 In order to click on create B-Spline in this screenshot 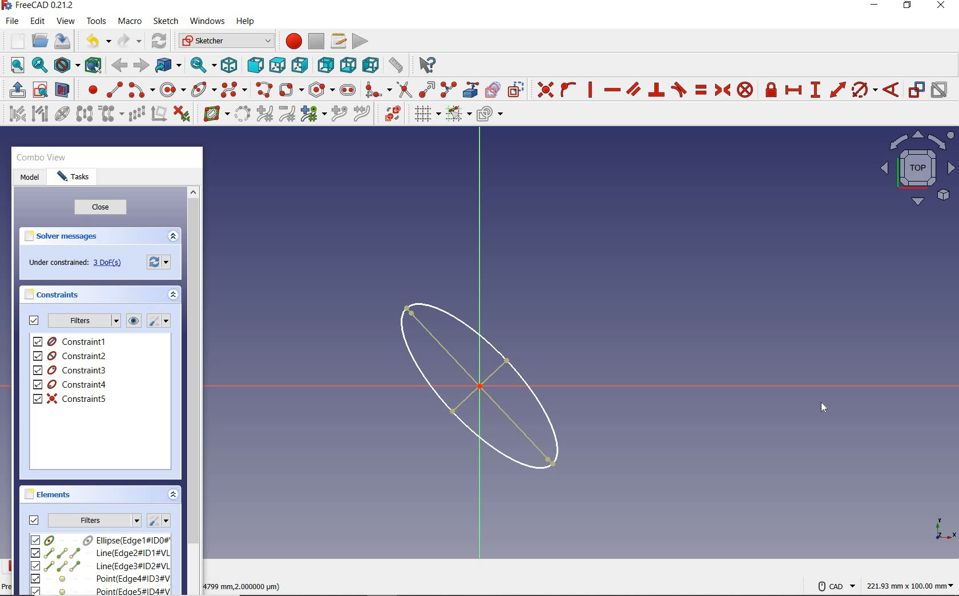, I will do `click(233, 89)`.